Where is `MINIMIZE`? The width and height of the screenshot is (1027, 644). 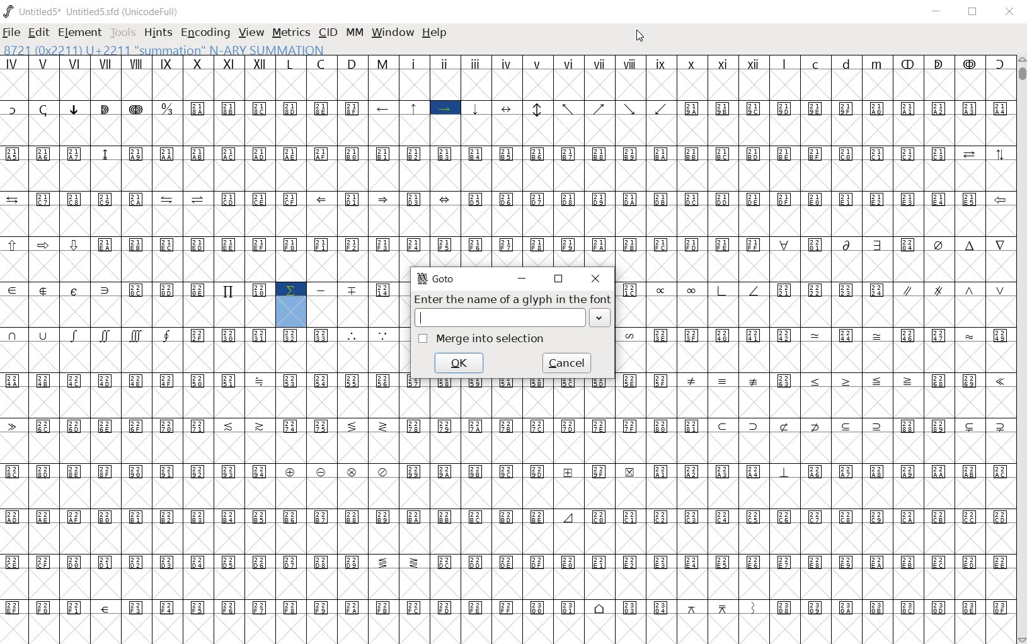
MINIMIZE is located at coordinates (938, 11).